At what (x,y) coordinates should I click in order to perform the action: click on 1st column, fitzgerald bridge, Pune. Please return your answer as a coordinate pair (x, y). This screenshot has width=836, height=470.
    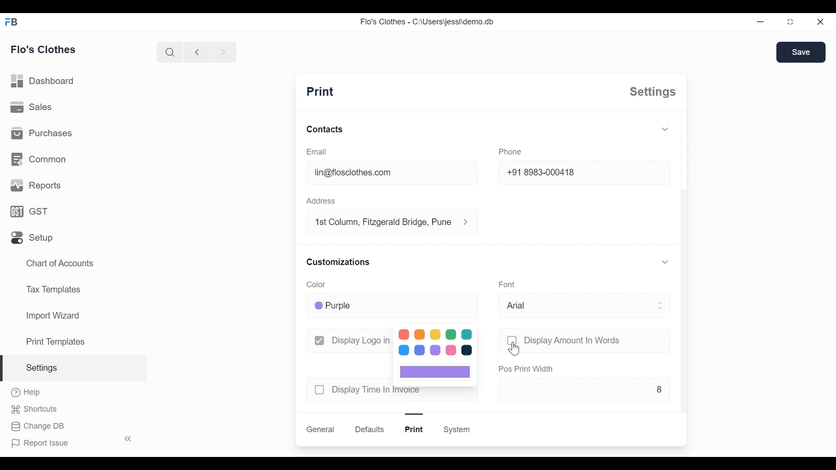
    Looking at the image, I should click on (382, 221).